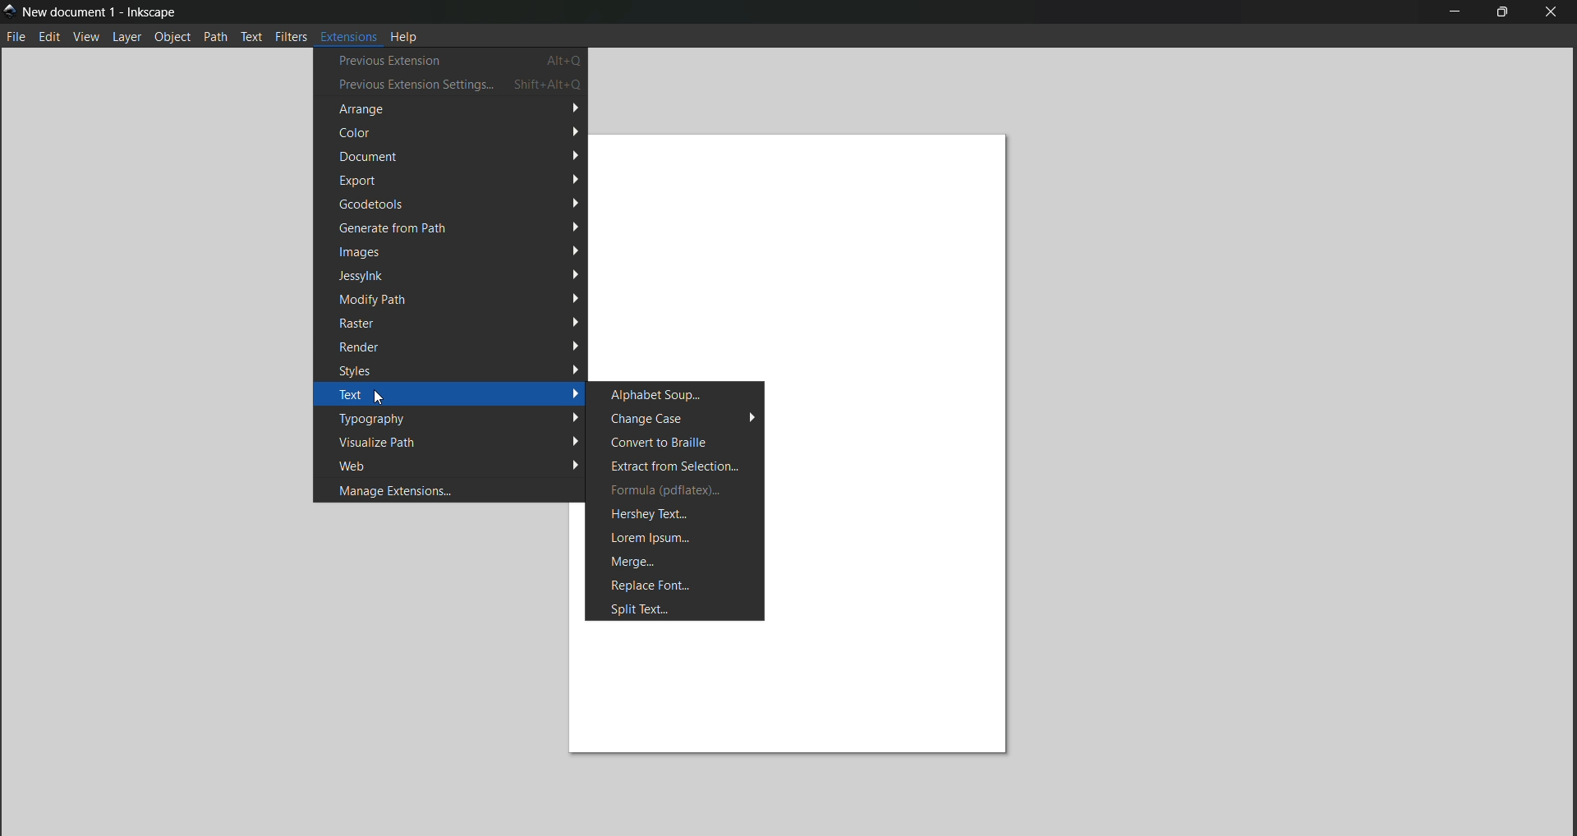  Describe the element at coordinates (172, 37) in the screenshot. I see `object` at that location.